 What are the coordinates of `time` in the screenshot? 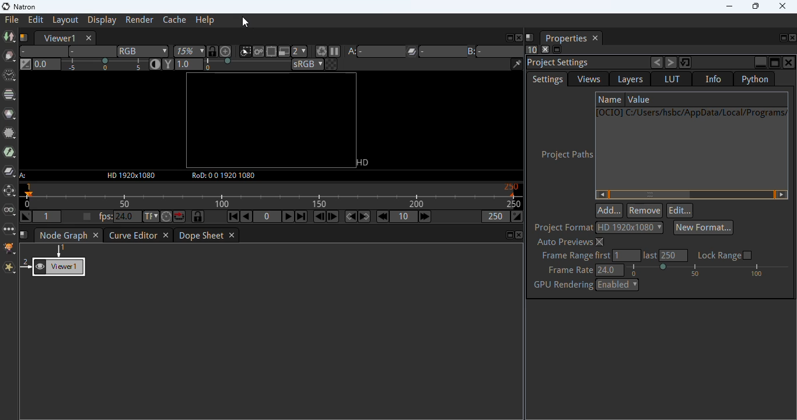 It's located at (9, 75).